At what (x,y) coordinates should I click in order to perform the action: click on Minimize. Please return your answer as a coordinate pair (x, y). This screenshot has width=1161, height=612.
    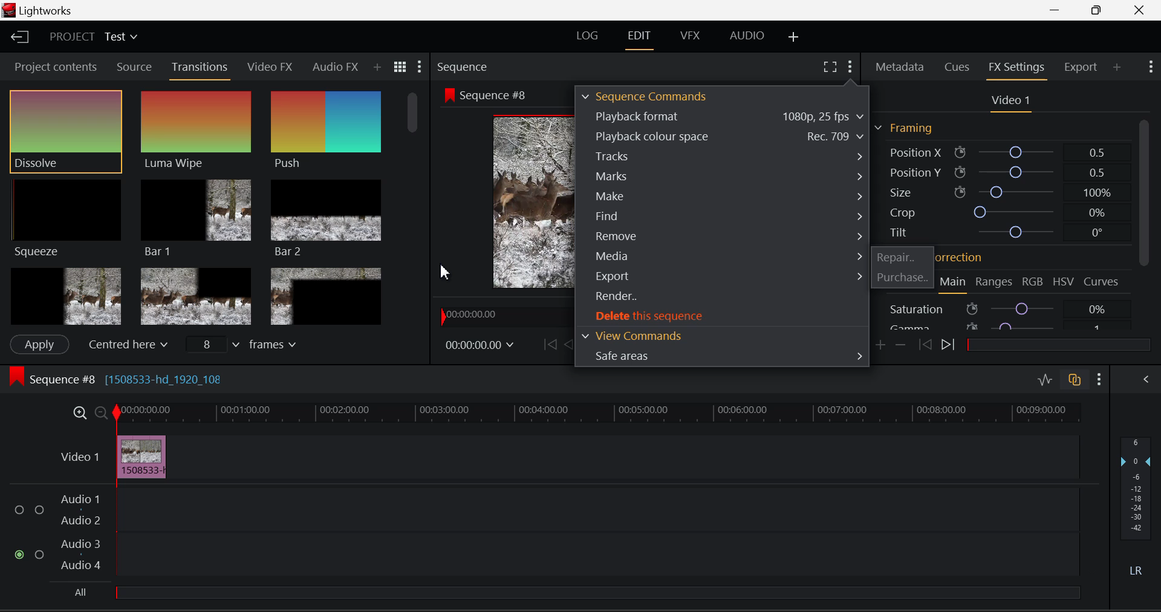
    Looking at the image, I should click on (1098, 10).